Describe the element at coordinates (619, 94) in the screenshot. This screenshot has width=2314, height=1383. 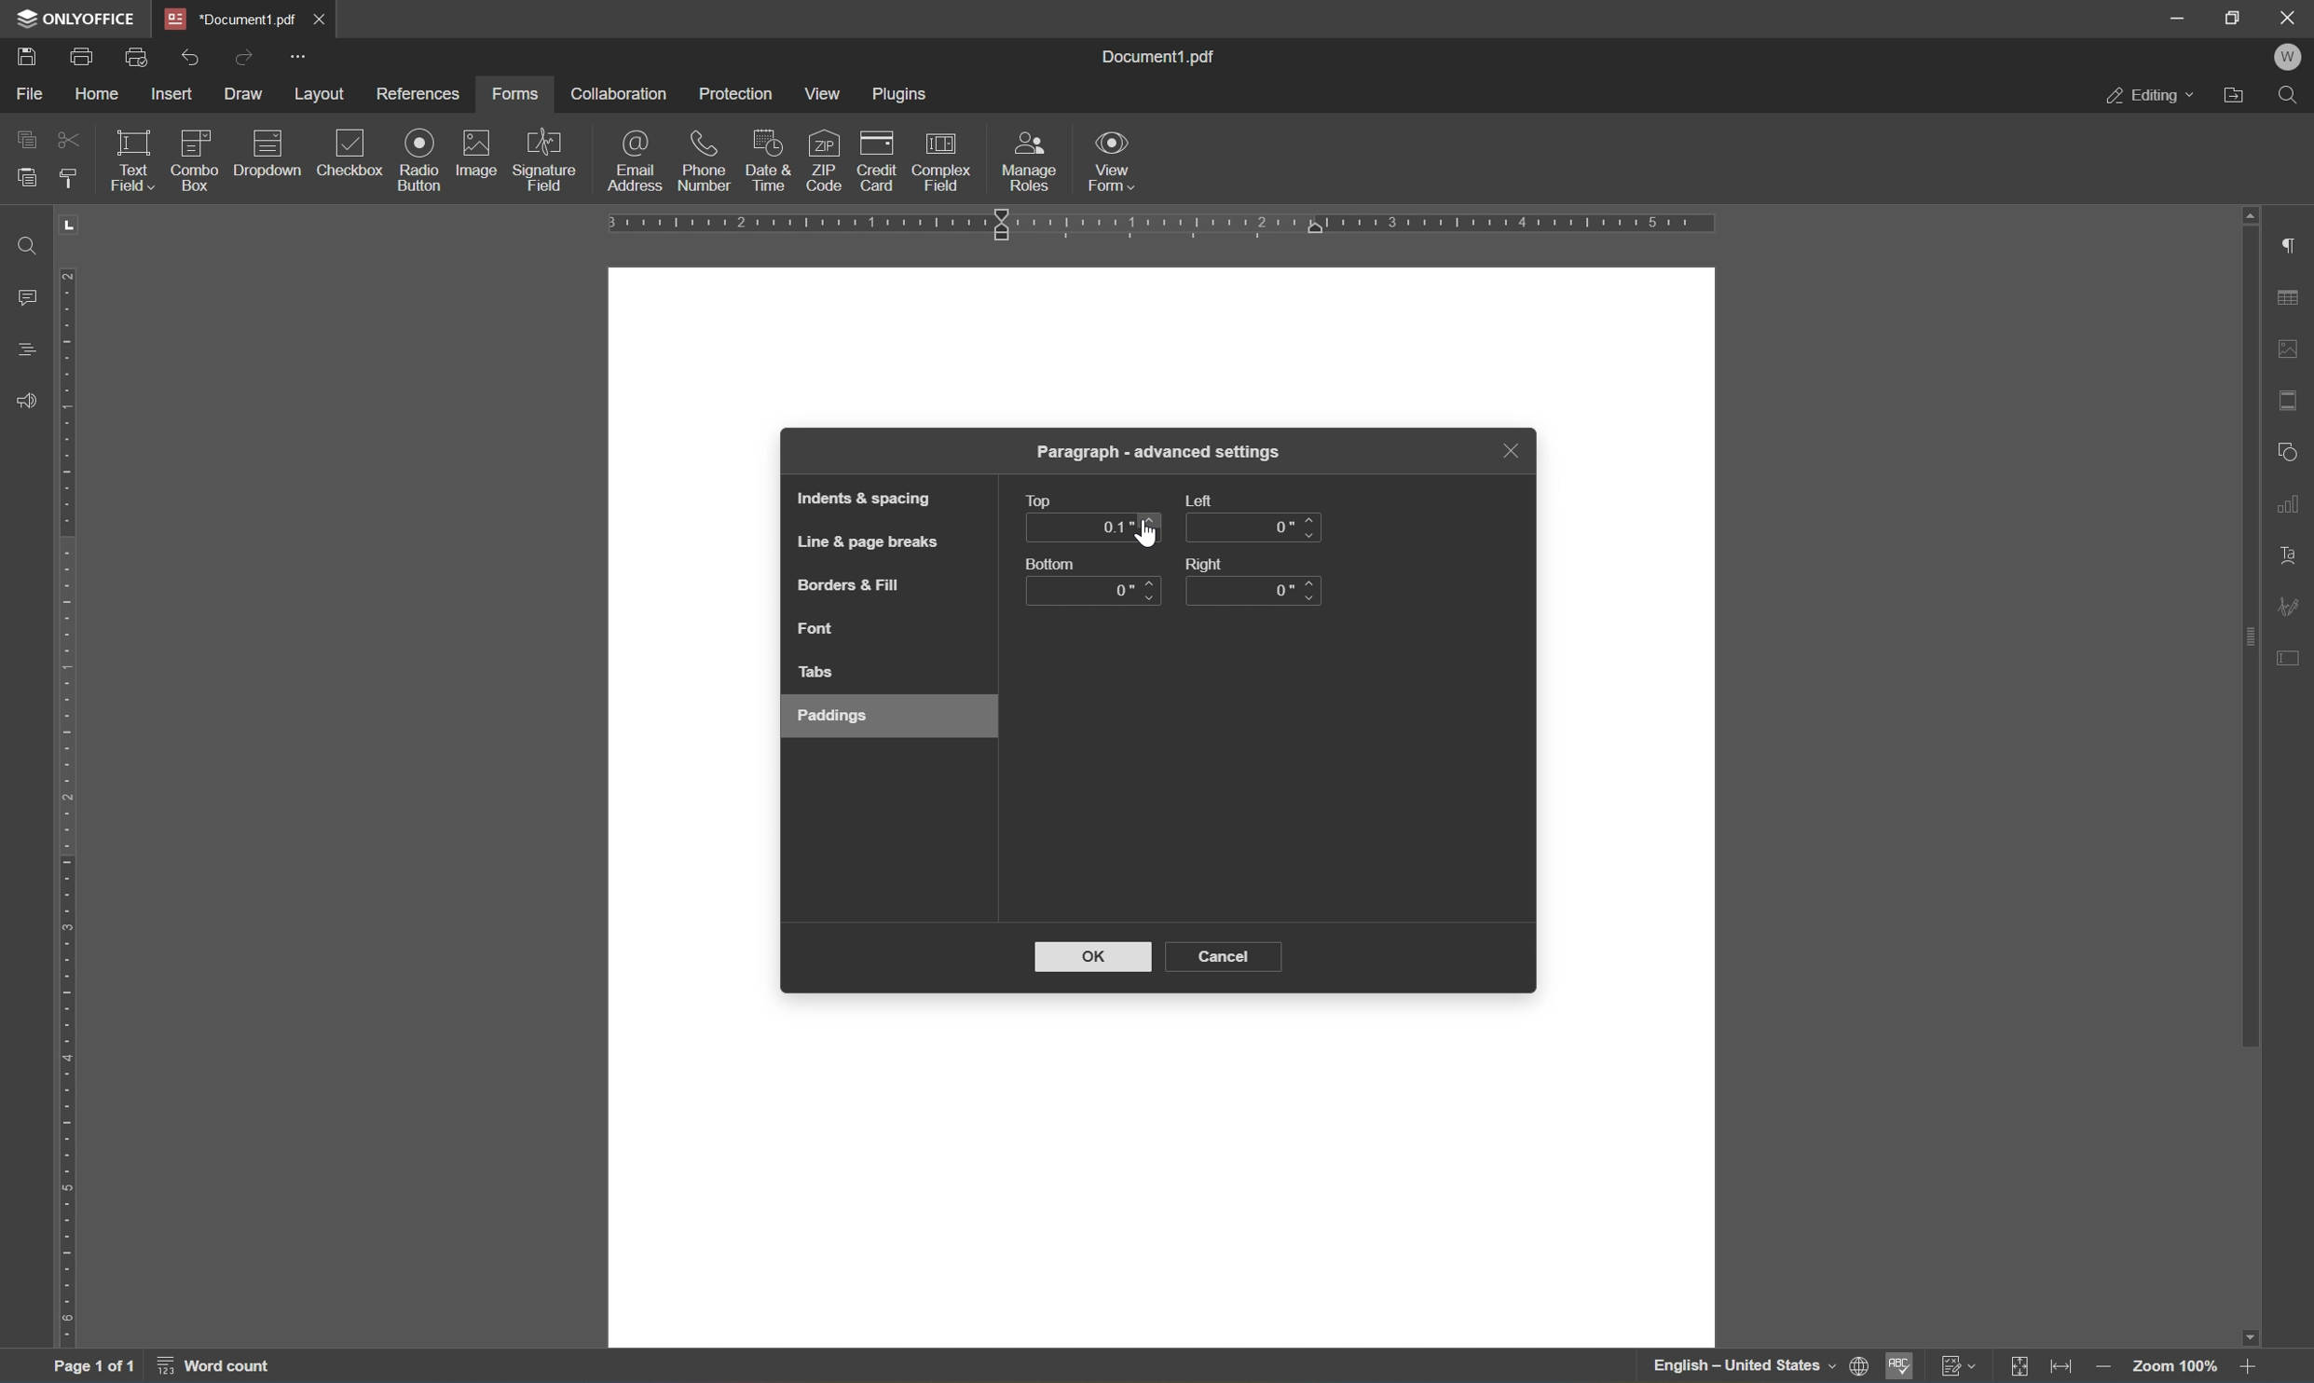
I see `collaboration` at that location.